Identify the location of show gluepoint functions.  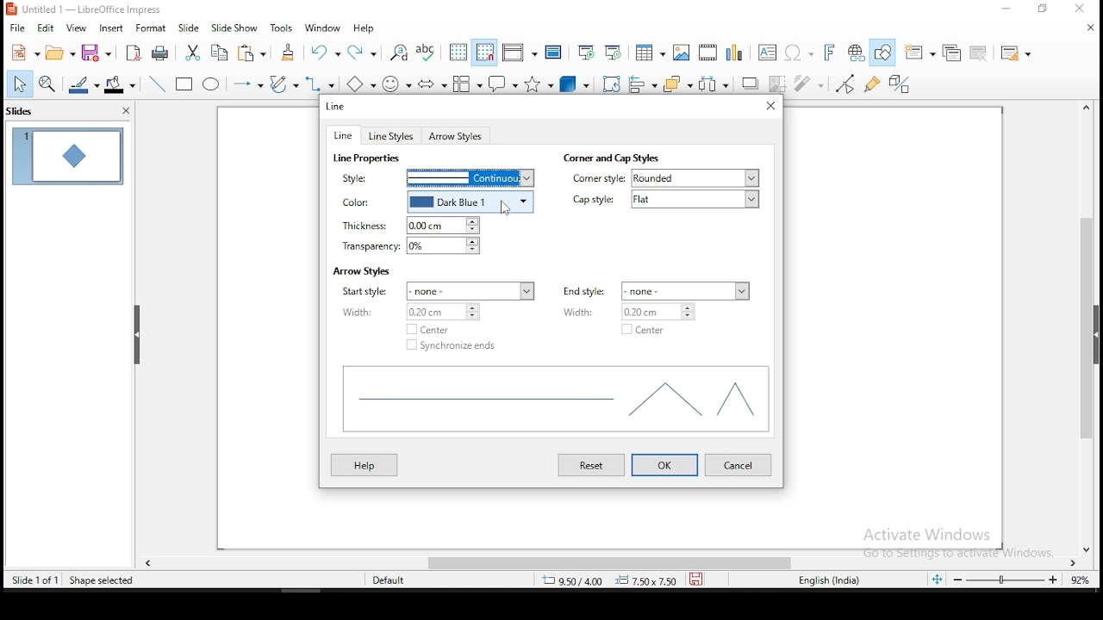
(873, 84).